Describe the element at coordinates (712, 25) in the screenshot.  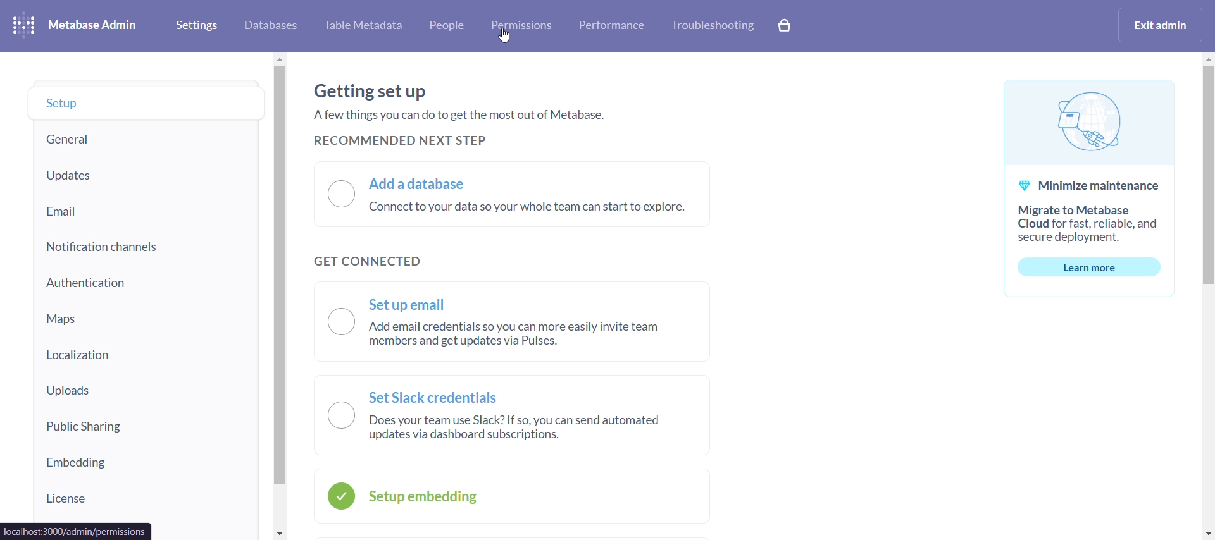
I see `trobleshooting` at that location.